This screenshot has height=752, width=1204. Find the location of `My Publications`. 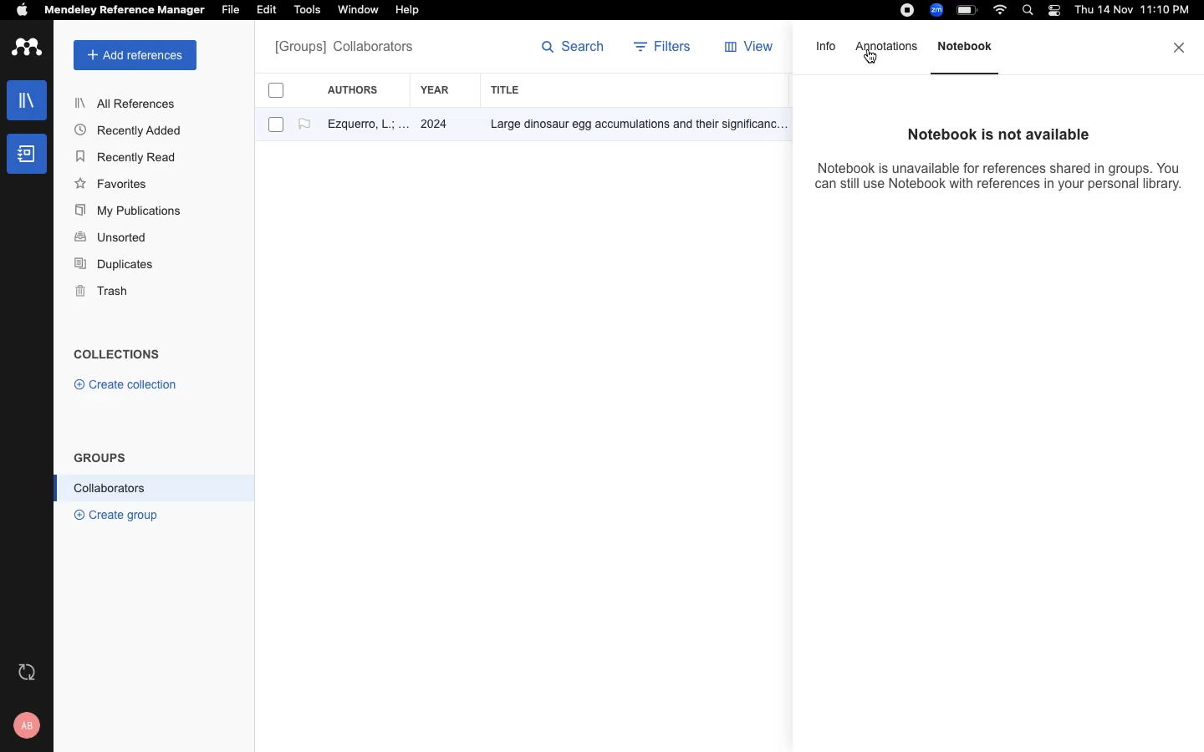

My Publications is located at coordinates (129, 213).